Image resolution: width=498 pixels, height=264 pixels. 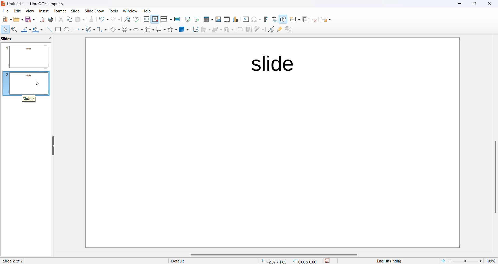 I want to click on zoom percentage, so click(x=492, y=260).